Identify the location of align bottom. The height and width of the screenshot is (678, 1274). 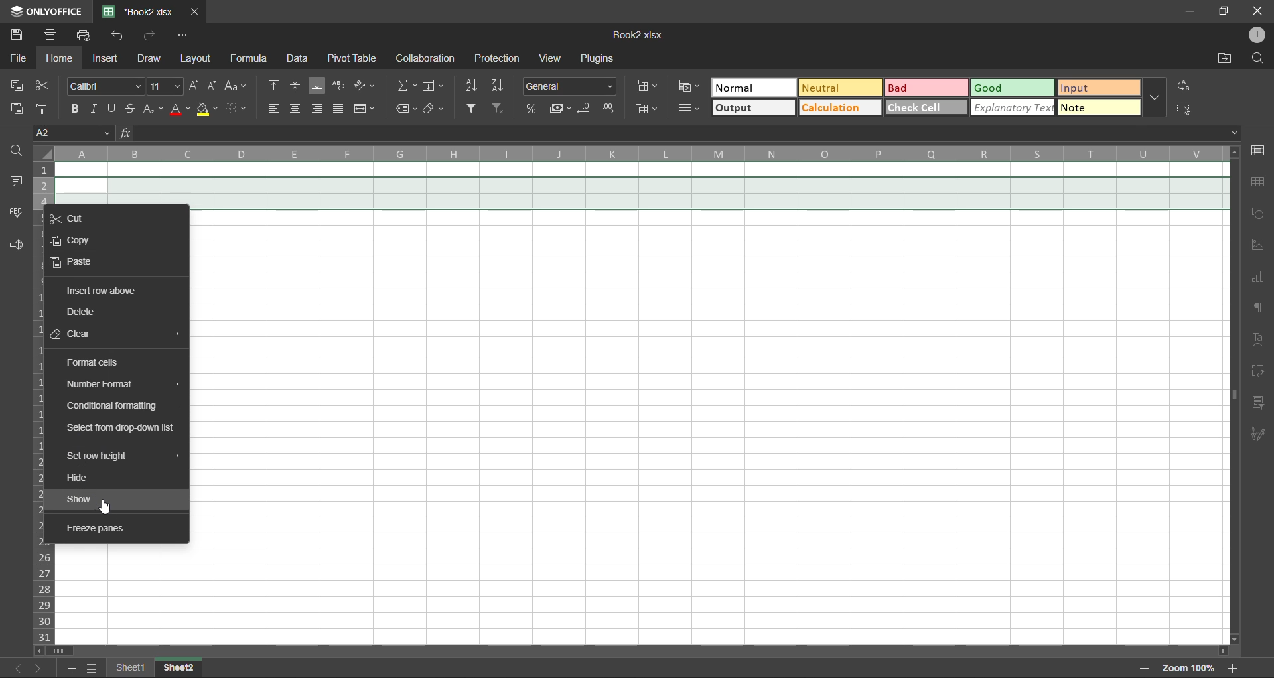
(315, 86).